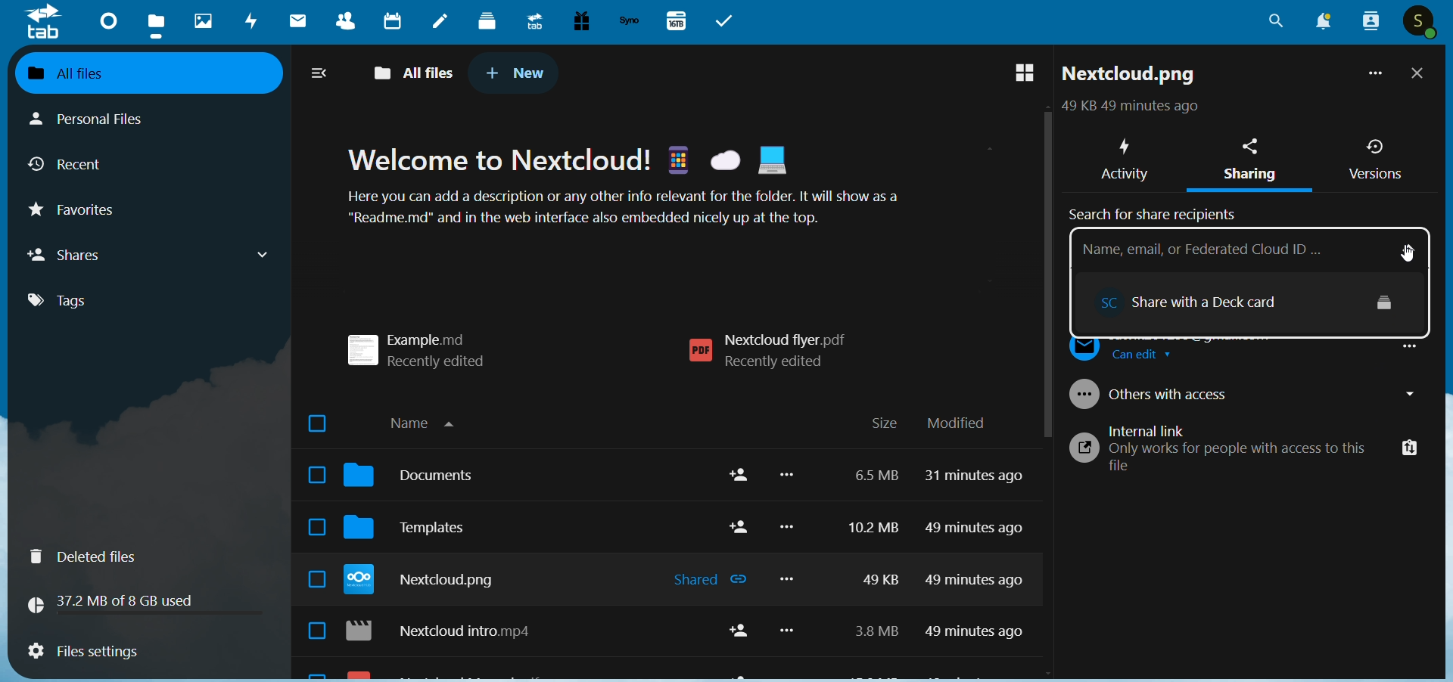  What do you see at coordinates (629, 21) in the screenshot?
I see `synology` at bounding box center [629, 21].